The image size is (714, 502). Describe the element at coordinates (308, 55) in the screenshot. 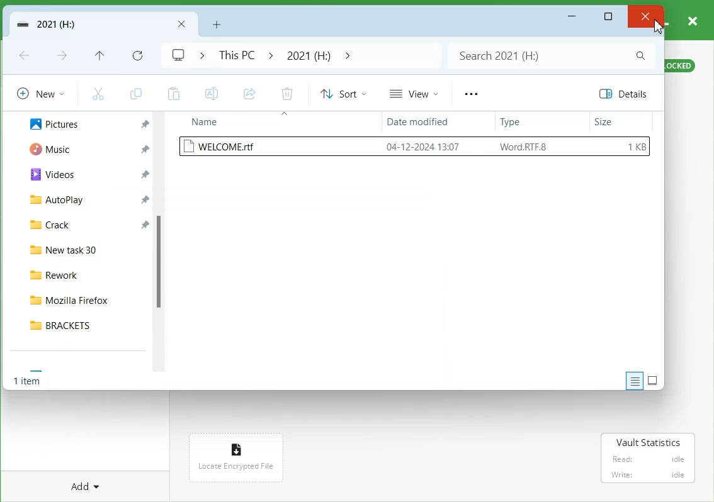

I see `2021 (H:)` at that location.